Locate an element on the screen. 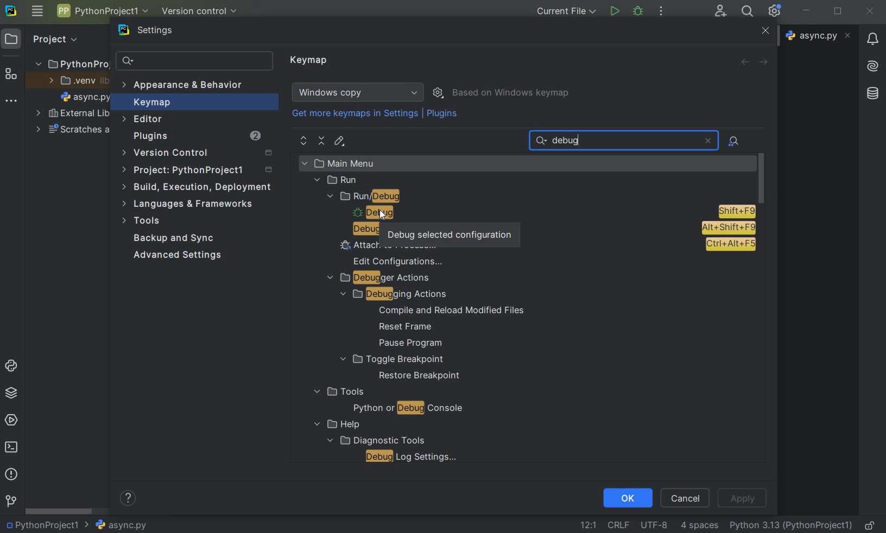  backup and sync is located at coordinates (174, 239).